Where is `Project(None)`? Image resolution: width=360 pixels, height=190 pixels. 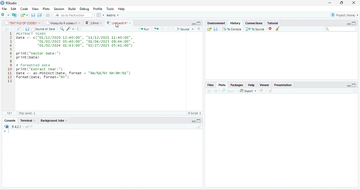 Project(None) is located at coordinates (344, 15).